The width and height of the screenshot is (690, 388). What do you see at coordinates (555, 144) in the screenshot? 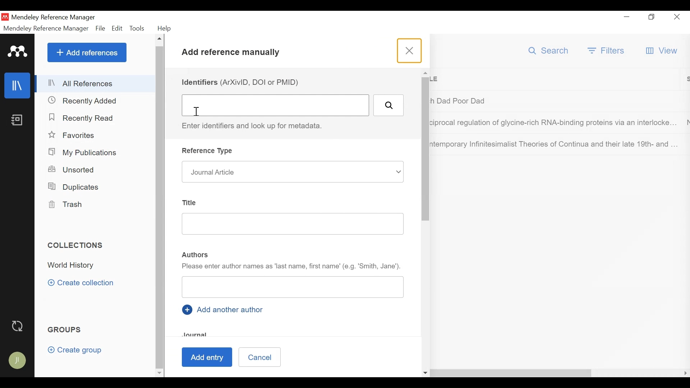
I see `Contemporary Infinitesimalist Theories of Continua and their late 19th and ...` at bounding box center [555, 144].